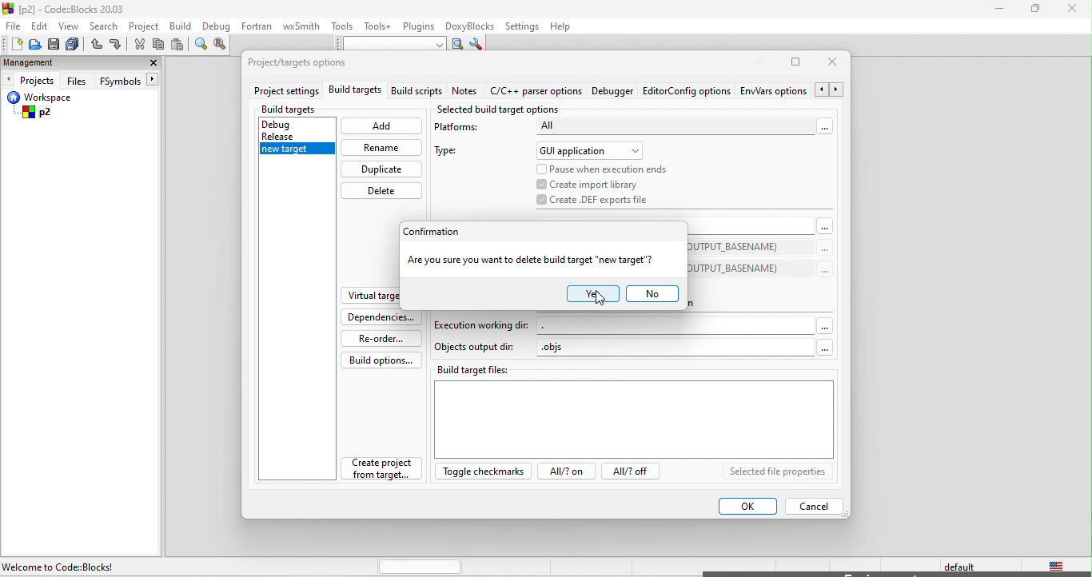 The image size is (1092, 577). What do you see at coordinates (151, 62) in the screenshot?
I see `close` at bounding box center [151, 62].